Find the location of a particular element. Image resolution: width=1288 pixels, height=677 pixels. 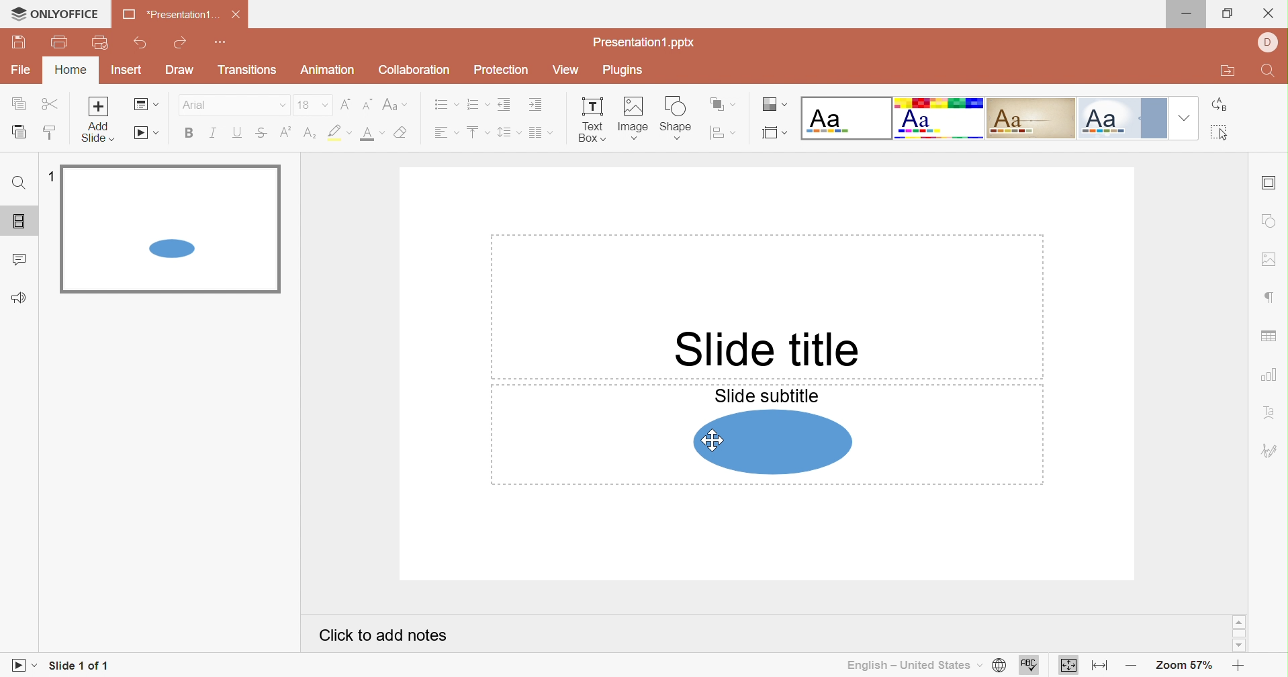

Collaboration is located at coordinates (414, 70).